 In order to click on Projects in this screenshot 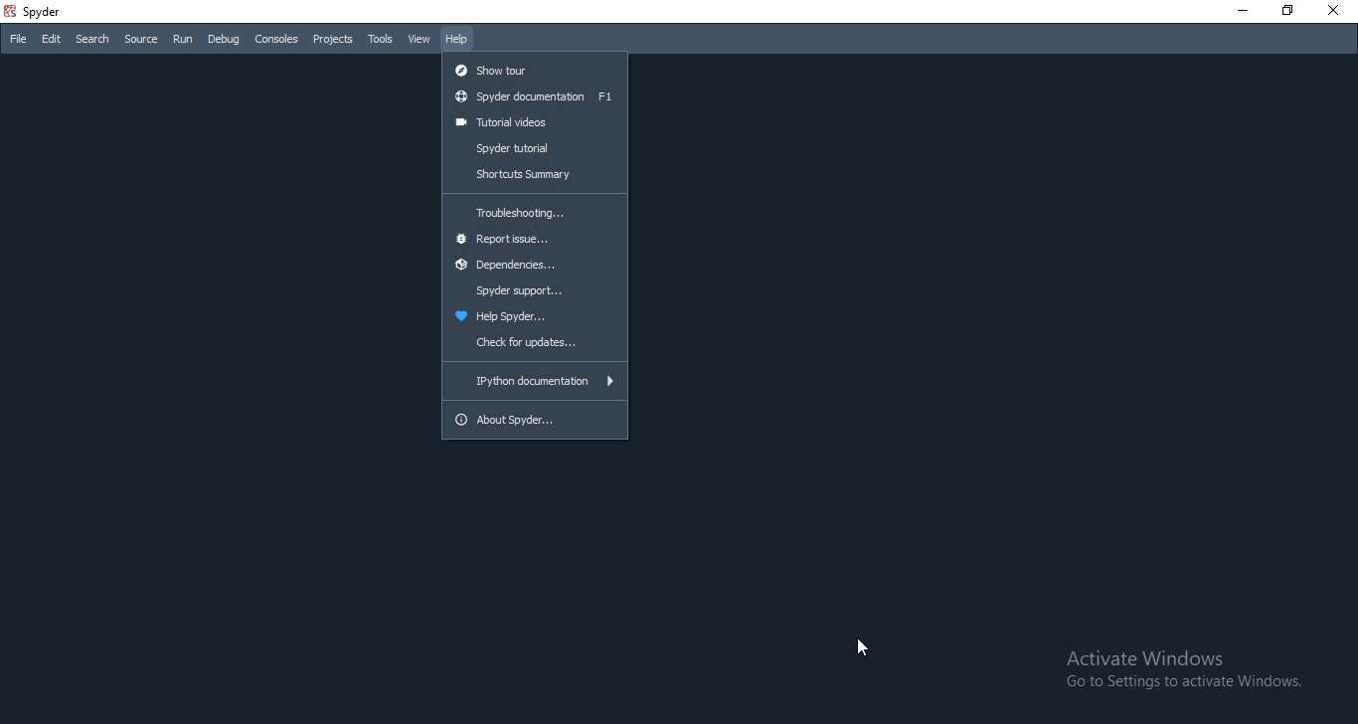, I will do `click(332, 40)`.